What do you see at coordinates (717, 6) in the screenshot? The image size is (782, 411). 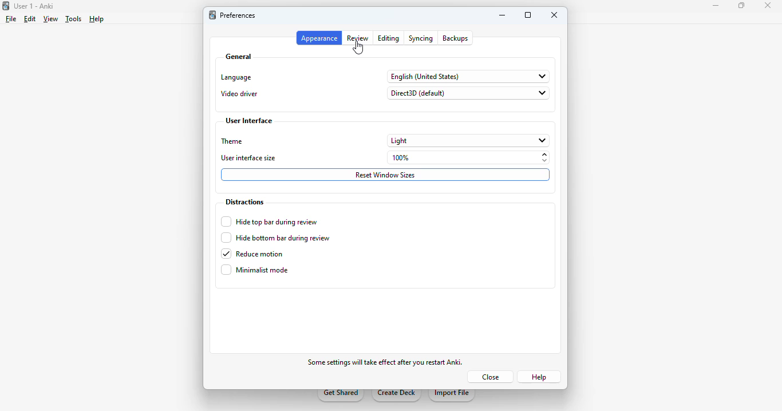 I see `minimize` at bounding box center [717, 6].